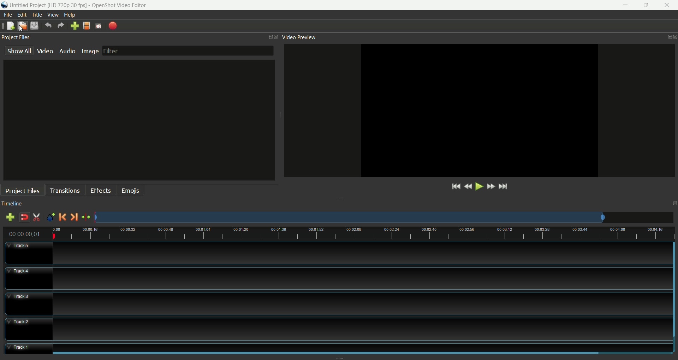  Describe the element at coordinates (358, 277) in the screenshot. I see `track 4` at that location.